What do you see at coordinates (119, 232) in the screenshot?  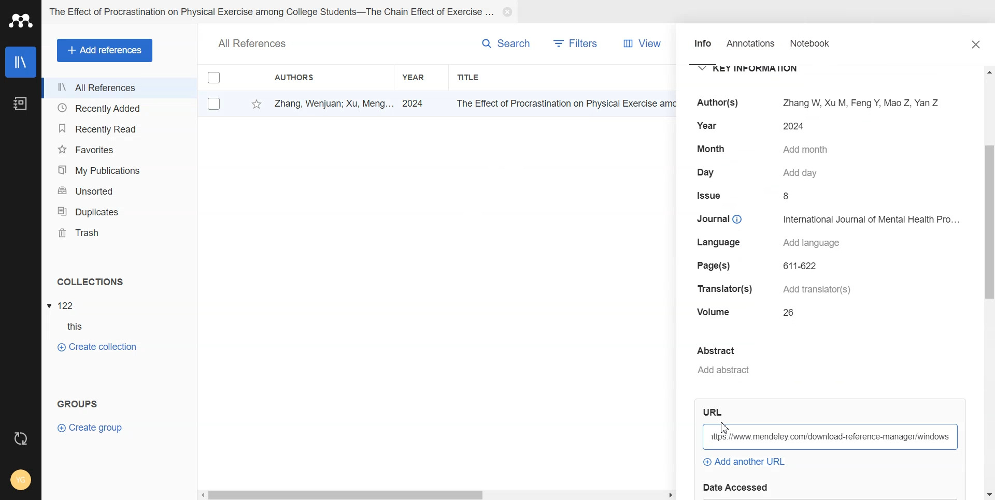 I see `Trash` at bounding box center [119, 232].